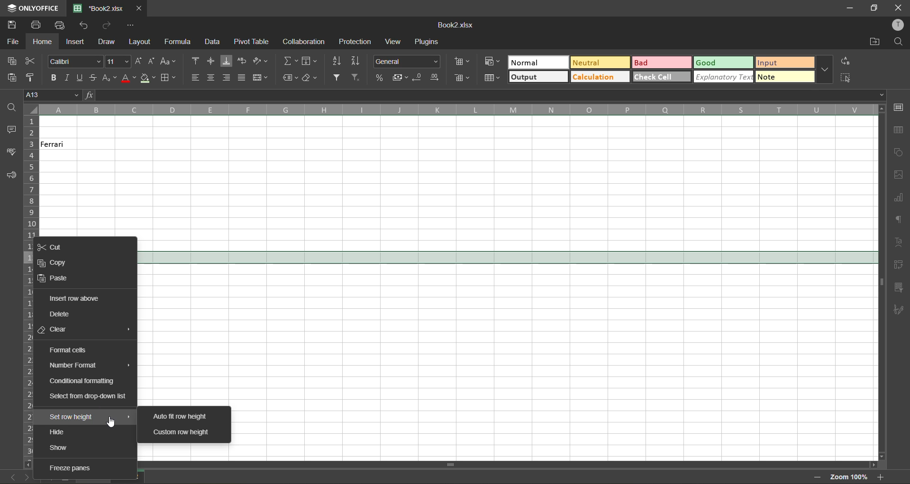  What do you see at coordinates (91, 95) in the screenshot?
I see `fx` at bounding box center [91, 95].